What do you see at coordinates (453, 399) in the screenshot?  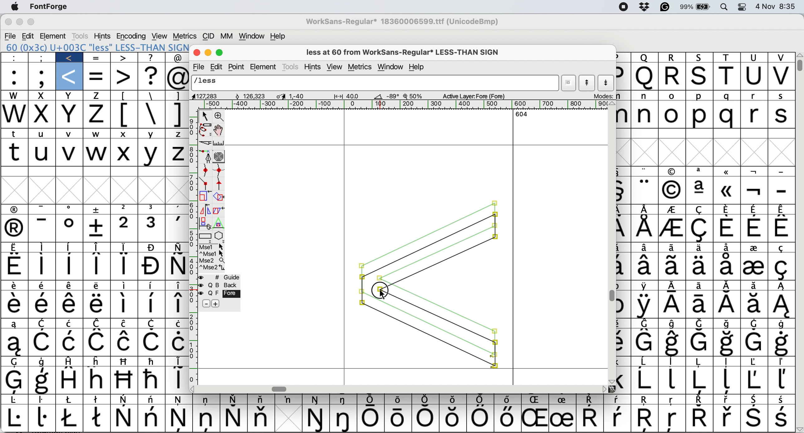 I see `Symbol` at bounding box center [453, 399].